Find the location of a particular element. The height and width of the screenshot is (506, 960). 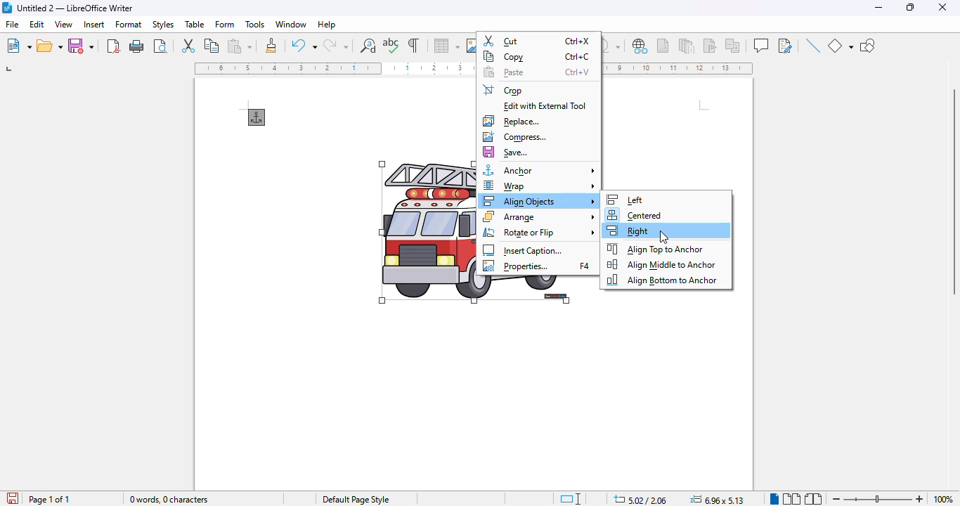

insert endnote is located at coordinates (687, 45).